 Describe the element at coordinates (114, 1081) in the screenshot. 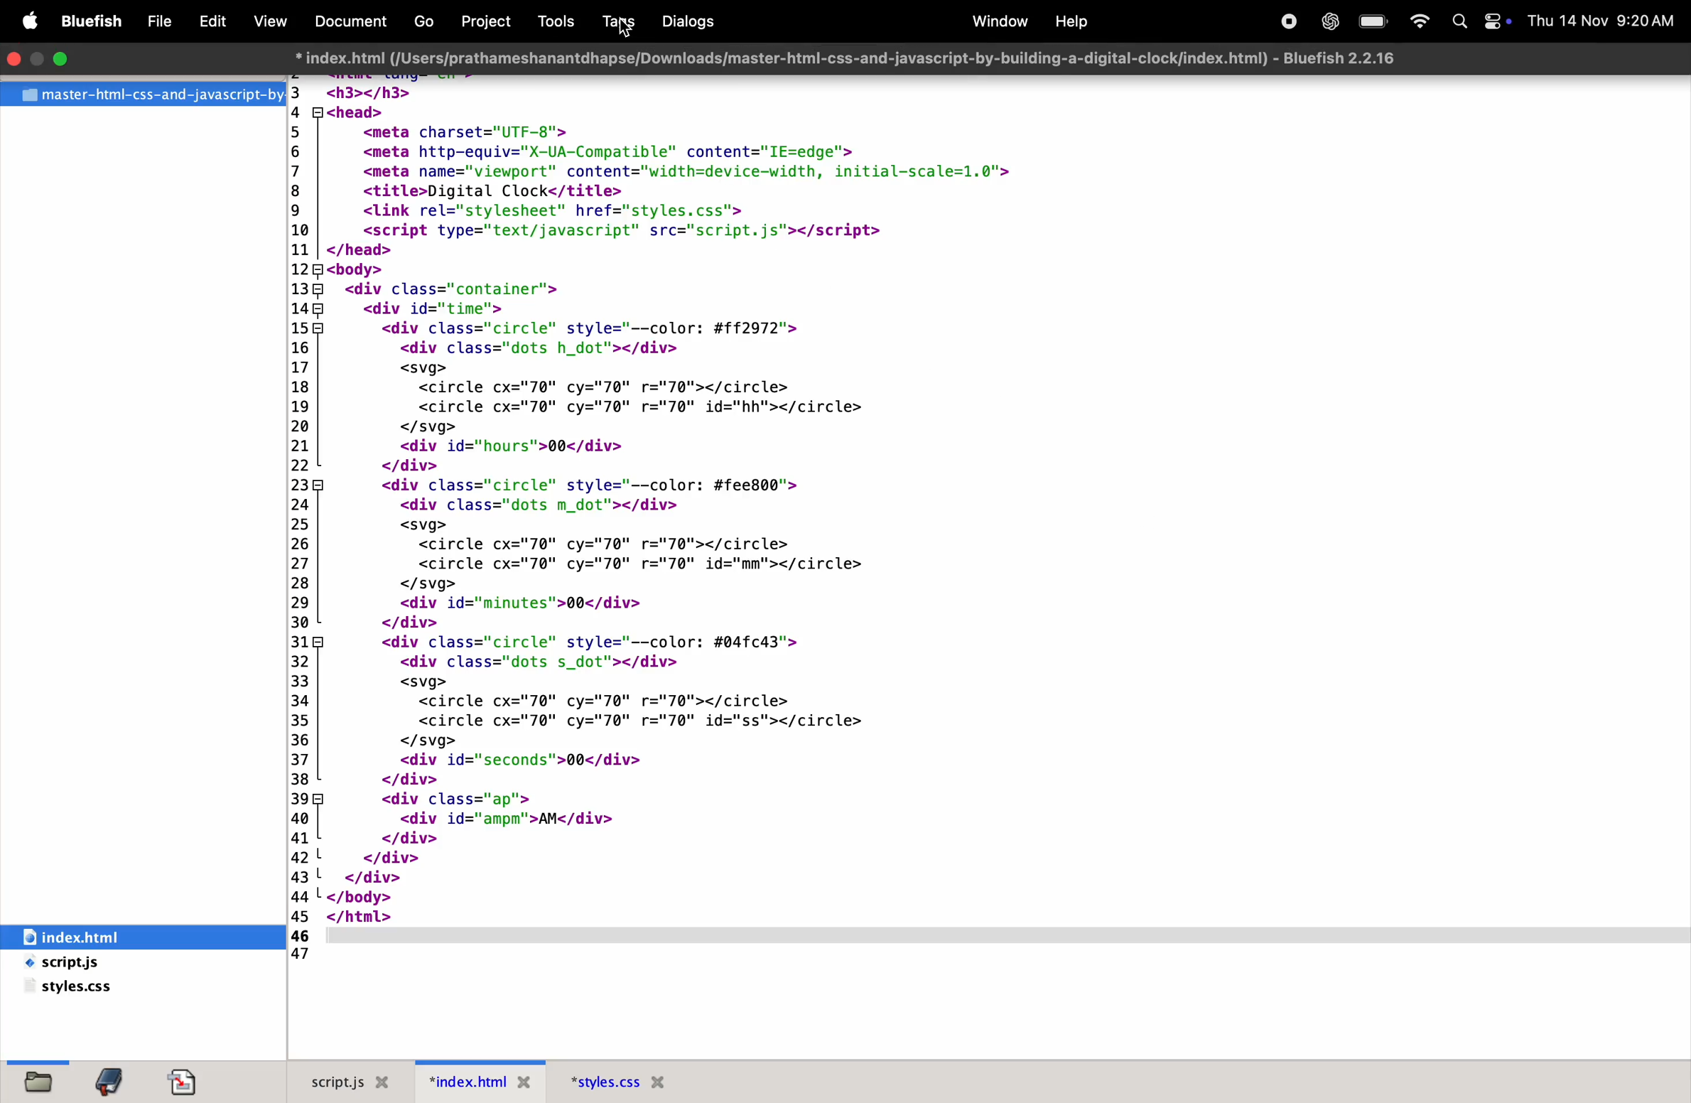

I see `bookmark` at that location.